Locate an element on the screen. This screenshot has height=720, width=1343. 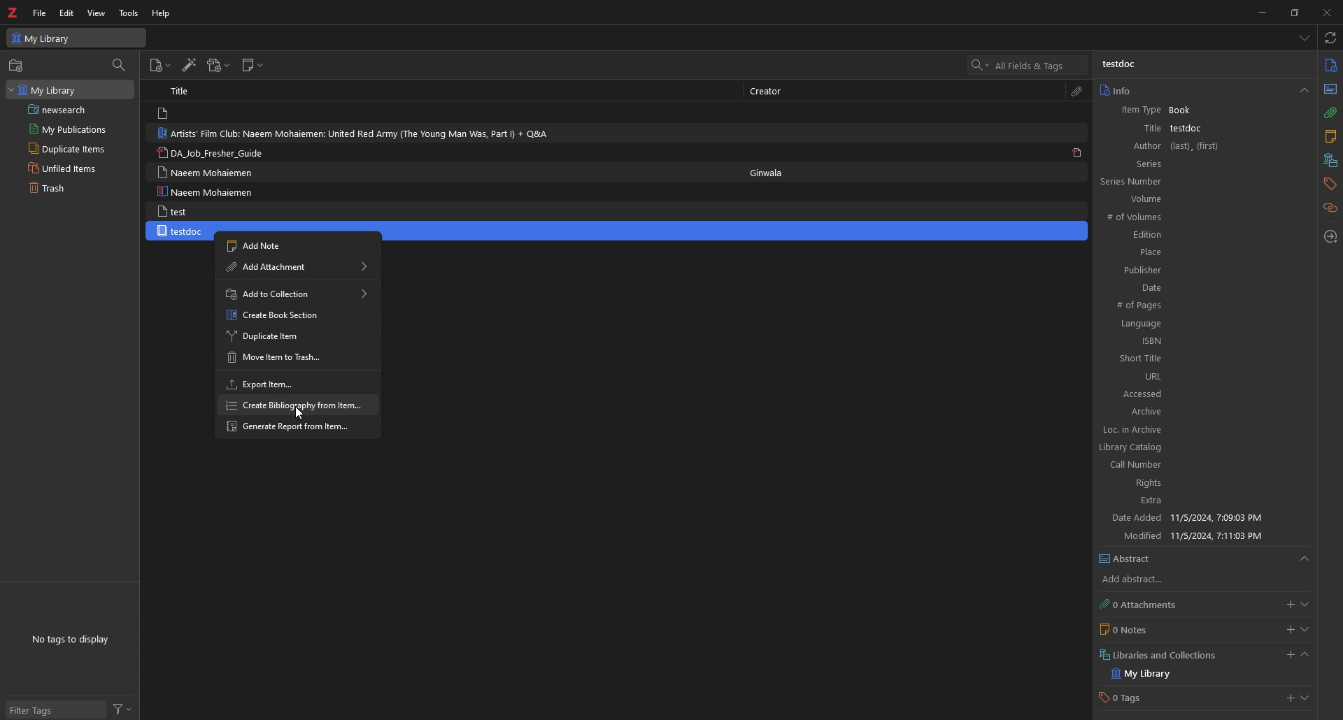
file is located at coordinates (39, 13).